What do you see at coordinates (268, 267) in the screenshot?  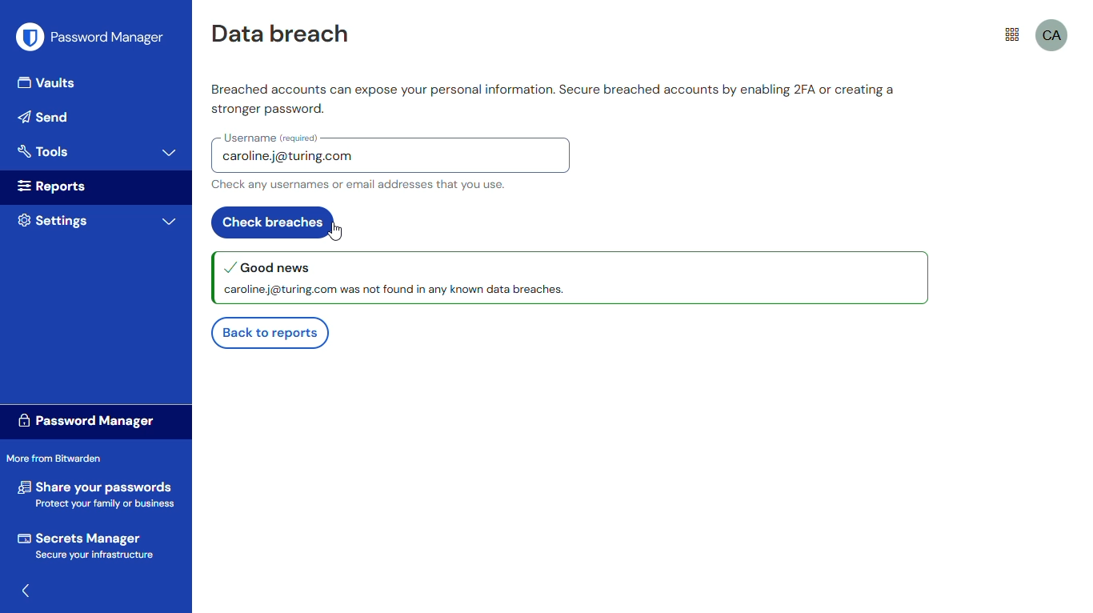 I see `good news` at bounding box center [268, 267].